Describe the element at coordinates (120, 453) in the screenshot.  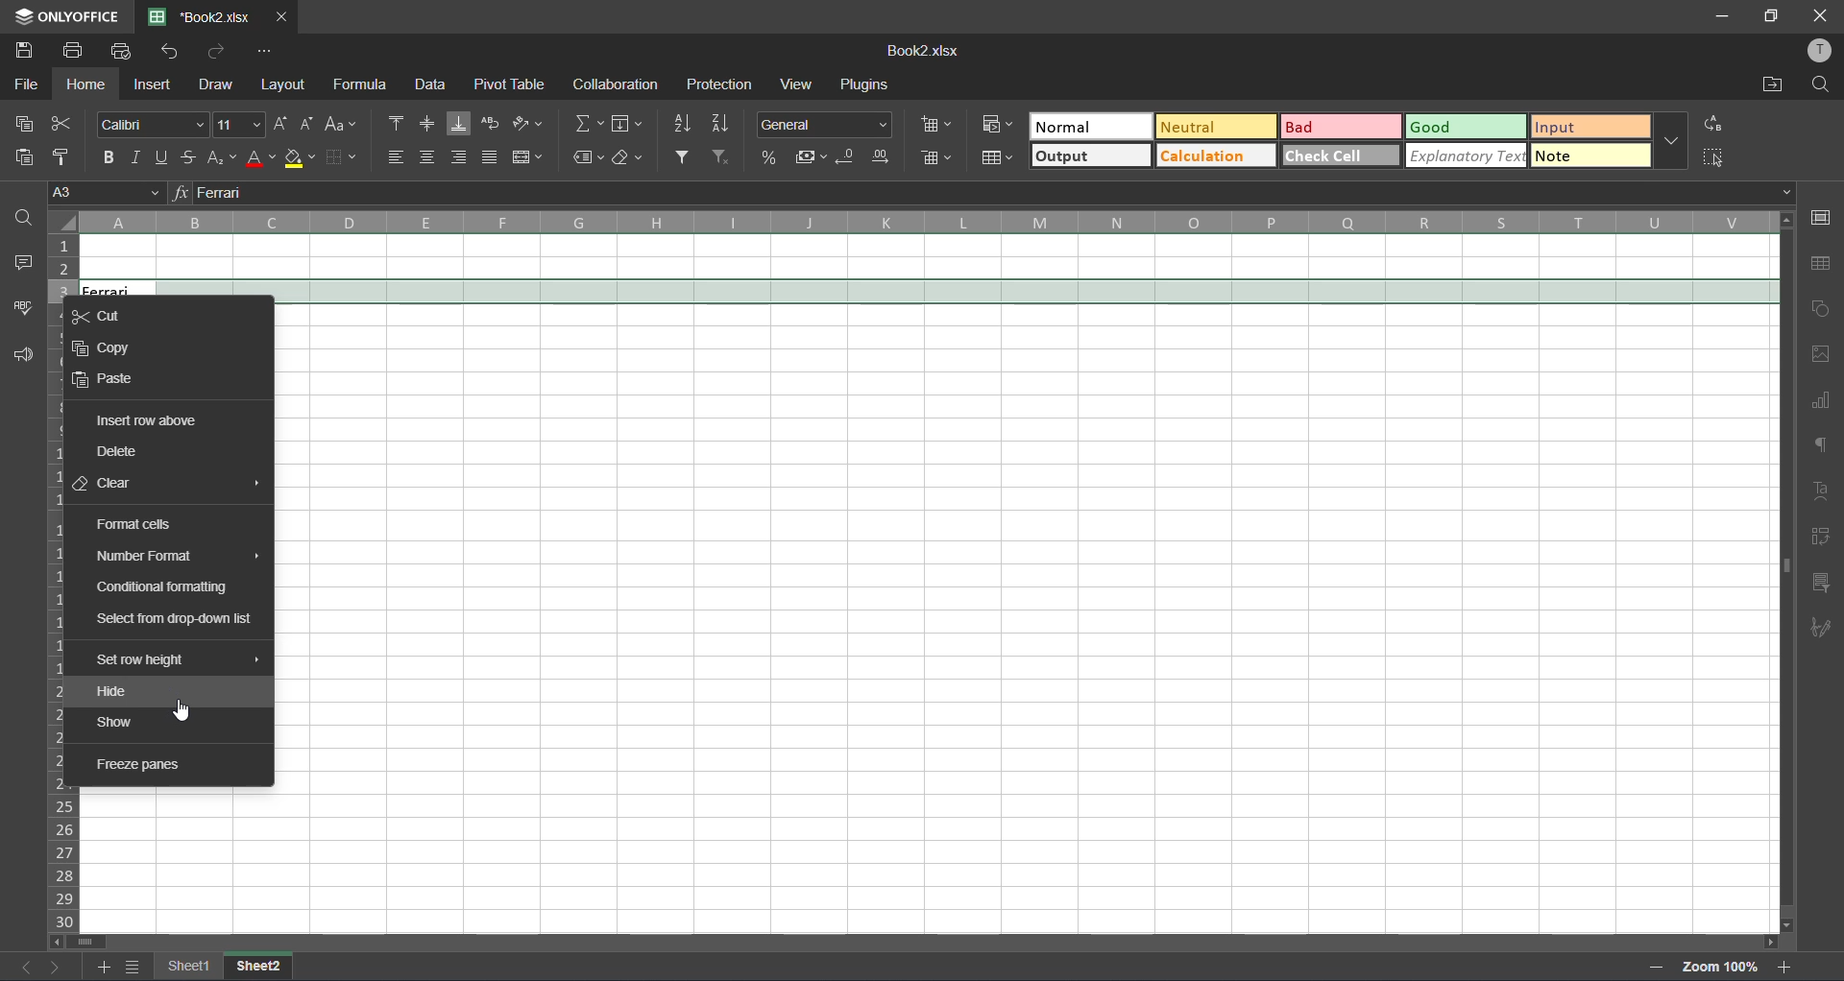
I see `delete ` at that location.